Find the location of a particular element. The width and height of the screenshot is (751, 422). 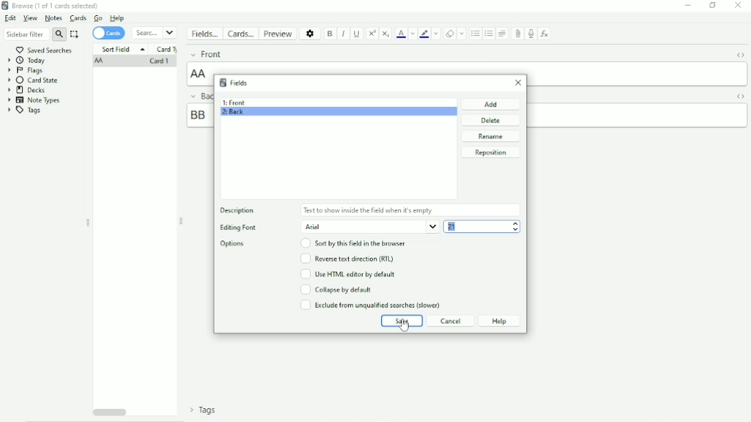

Card 1 is located at coordinates (158, 62).